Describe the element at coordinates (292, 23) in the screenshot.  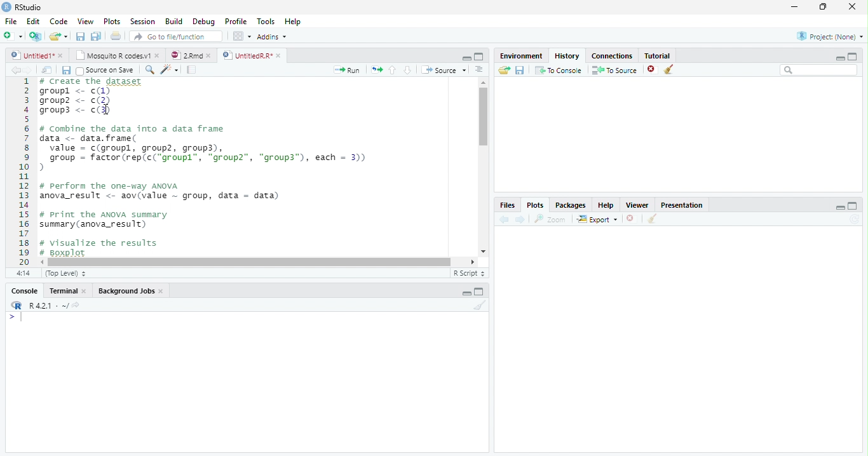
I see `Help` at that location.